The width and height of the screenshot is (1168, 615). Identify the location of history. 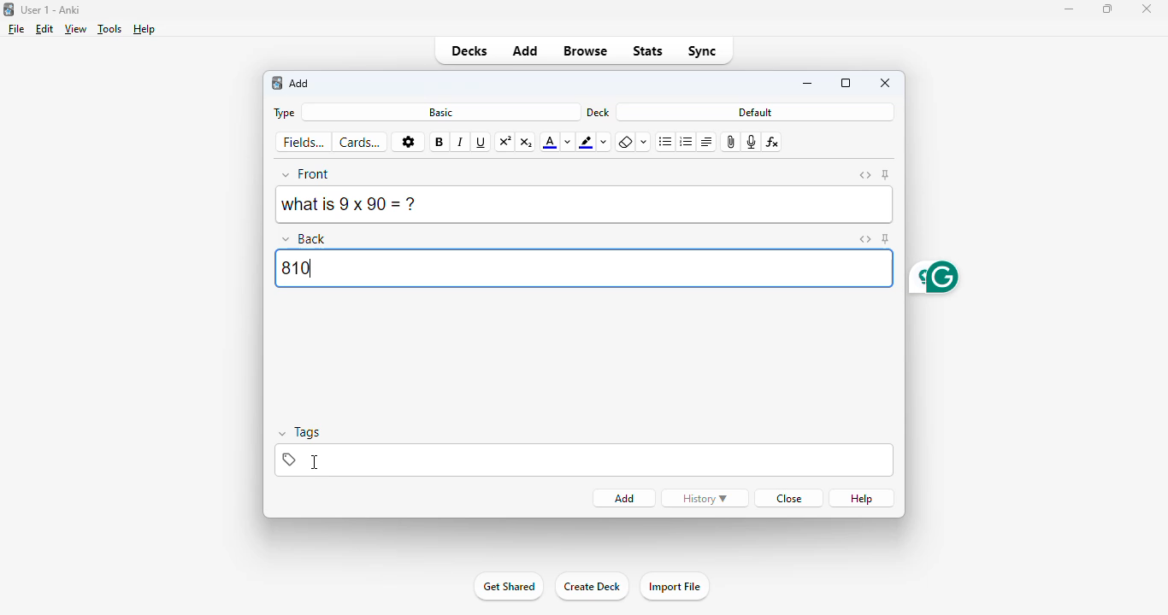
(705, 498).